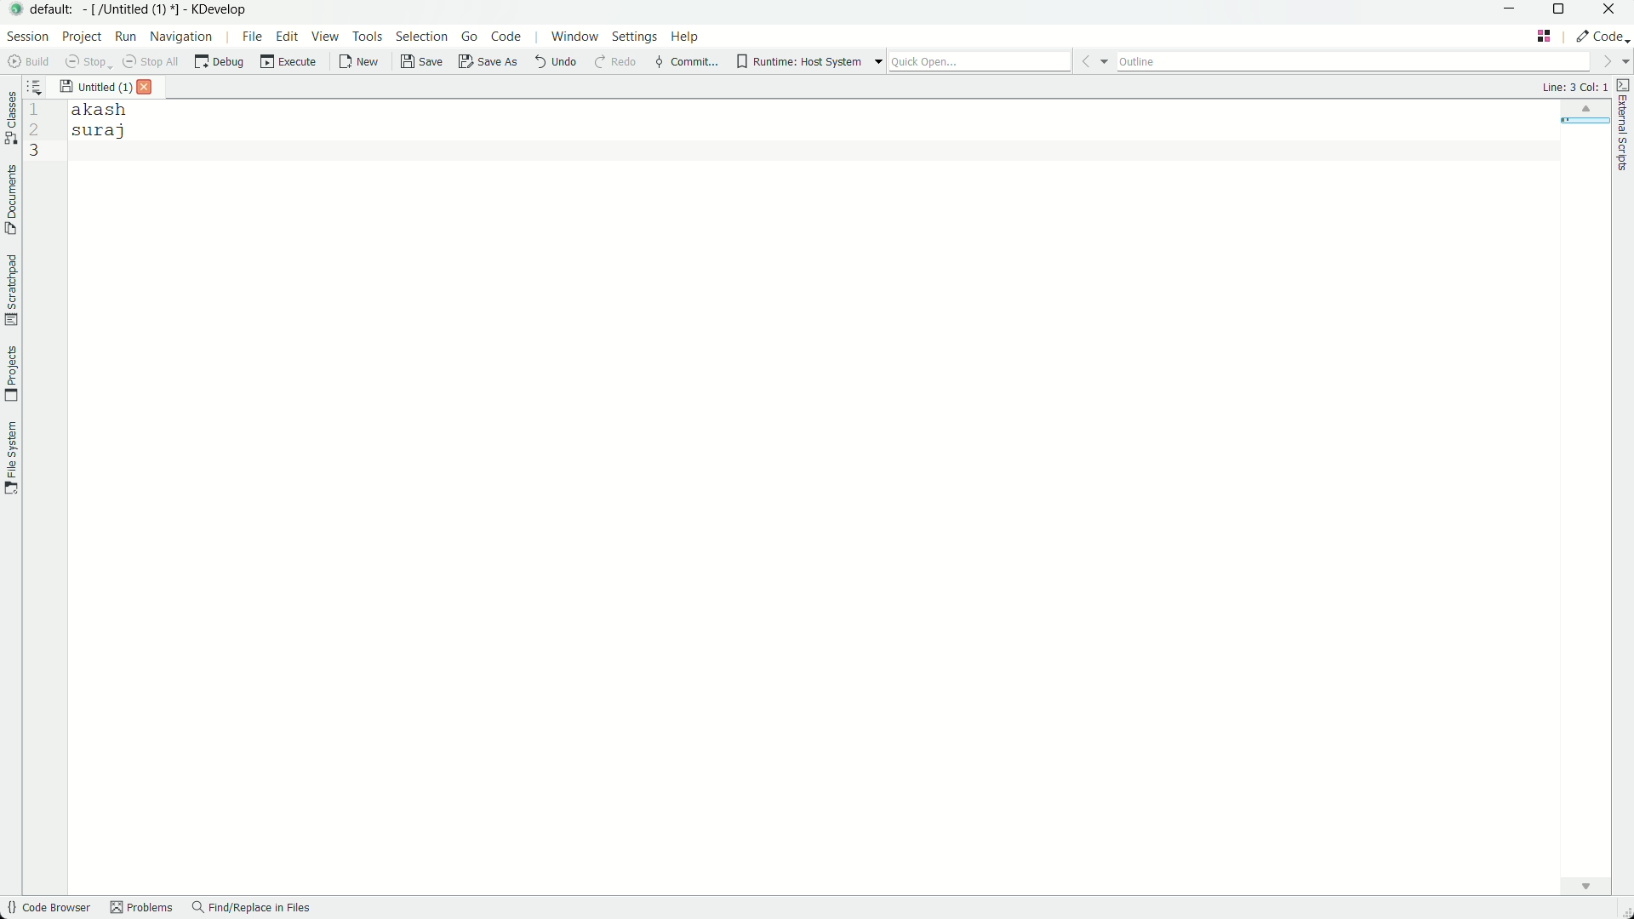  What do you see at coordinates (1574, 87) in the screenshot?
I see `lines and columns` at bounding box center [1574, 87].